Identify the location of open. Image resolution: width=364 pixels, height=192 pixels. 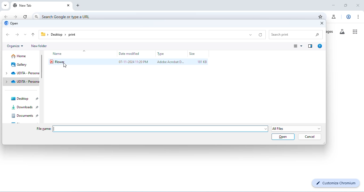
(283, 137).